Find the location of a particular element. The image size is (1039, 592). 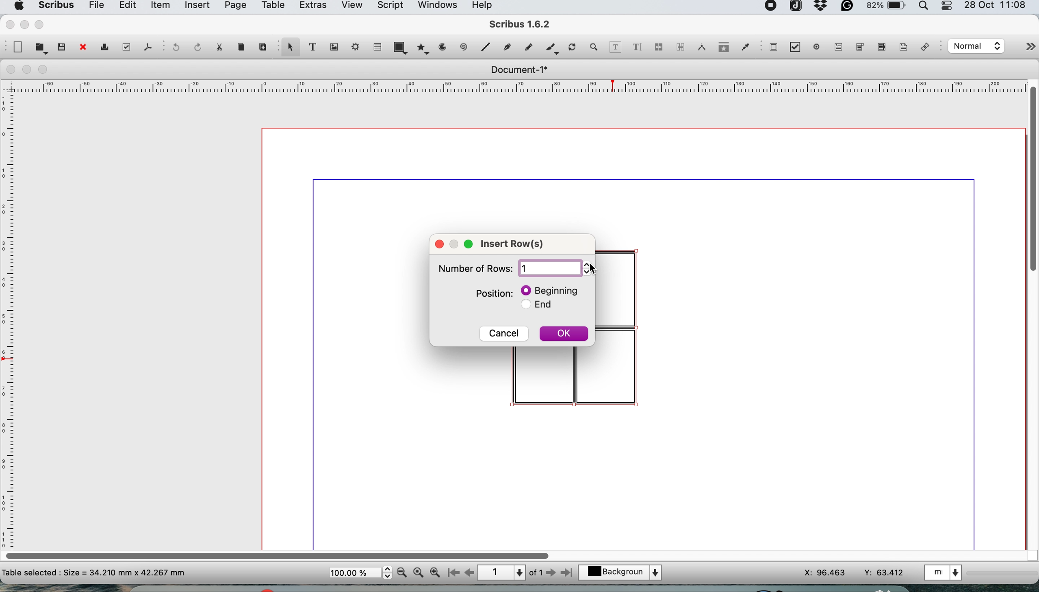

battery is located at coordinates (885, 8).